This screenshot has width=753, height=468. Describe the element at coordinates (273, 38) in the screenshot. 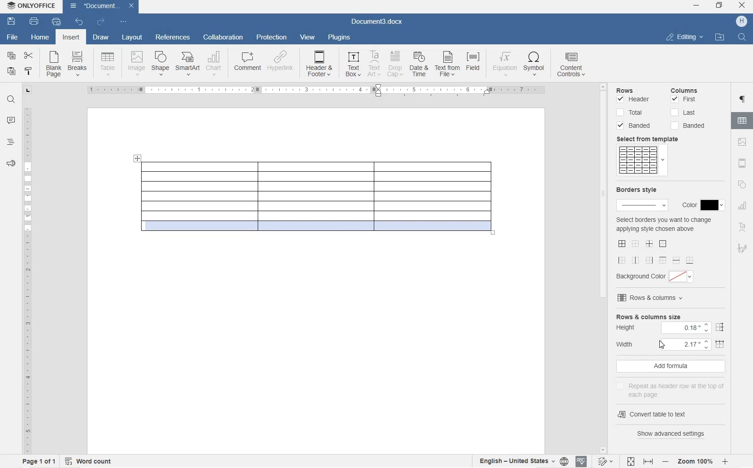

I see `PROTECTION` at that location.